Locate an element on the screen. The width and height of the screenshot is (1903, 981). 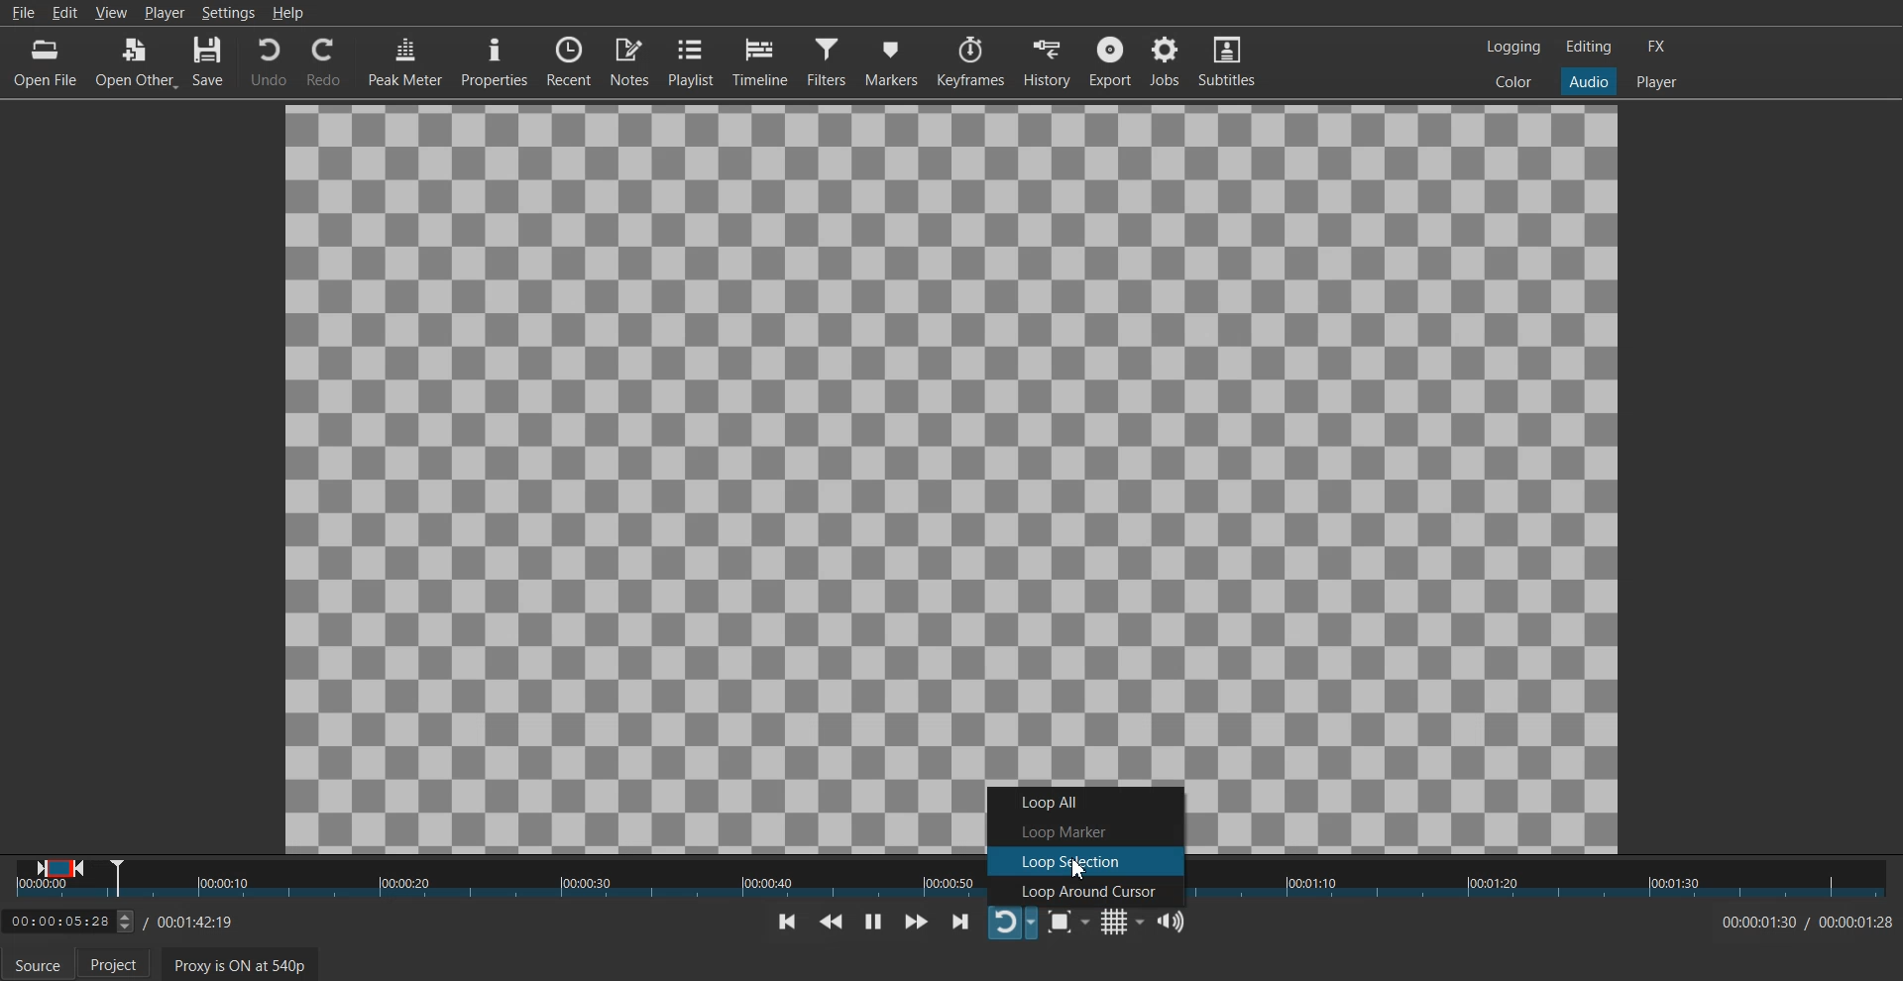
Save is located at coordinates (211, 61).